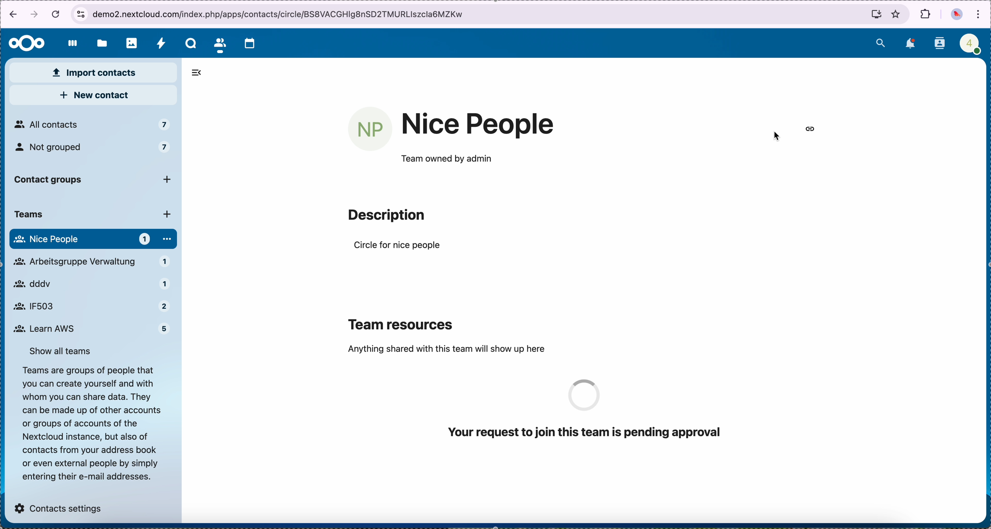 This screenshot has width=991, height=529. I want to click on hide sidebar, so click(200, 73).